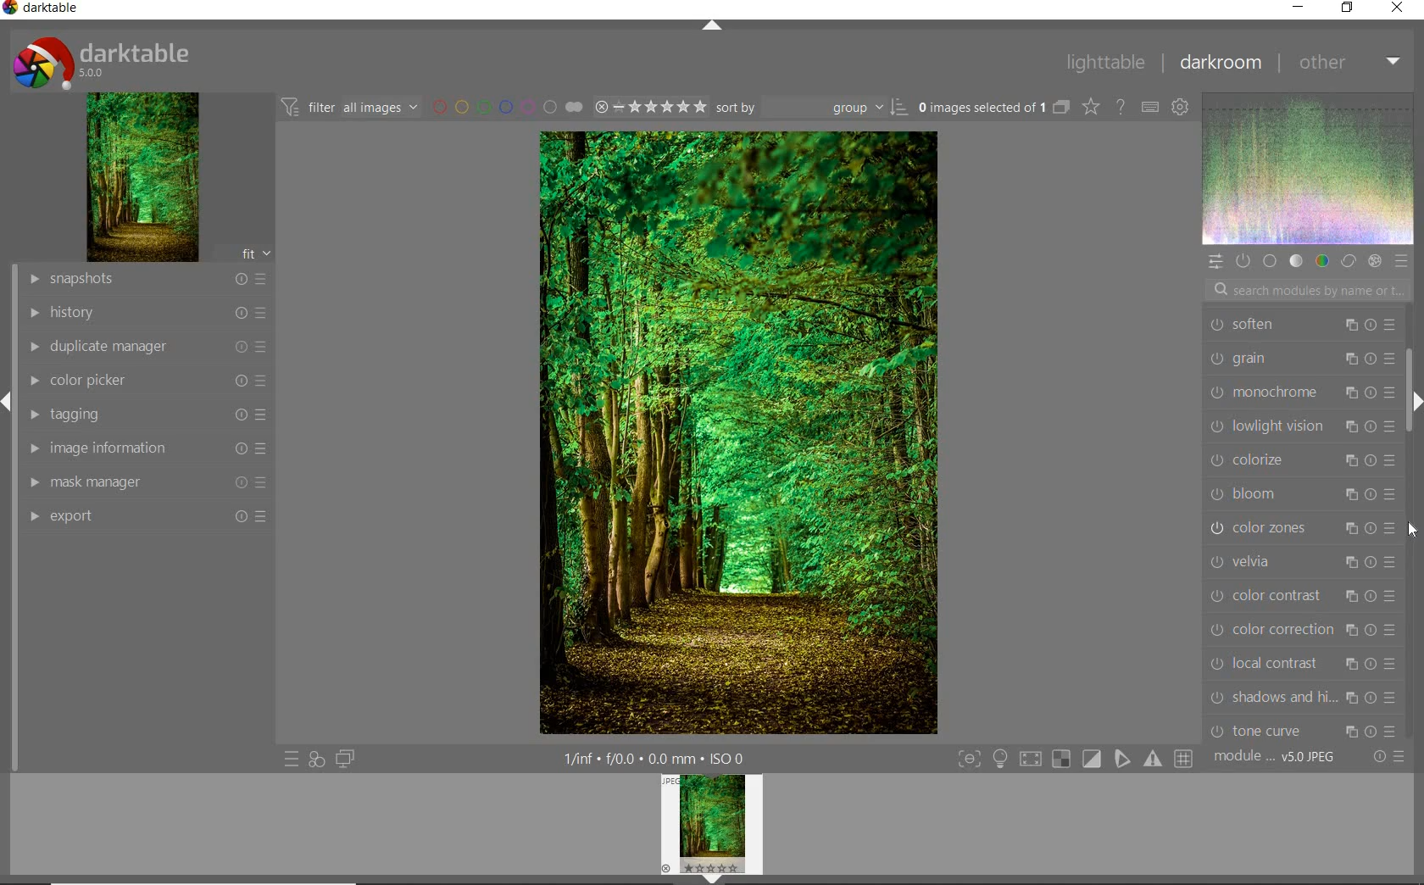 This screenshot has width=1424, height=885. What do you see at coordinates (146, 345) in the screenshot?
I see `DUPLICATE MANAGER` at bounding box center [146, 345].